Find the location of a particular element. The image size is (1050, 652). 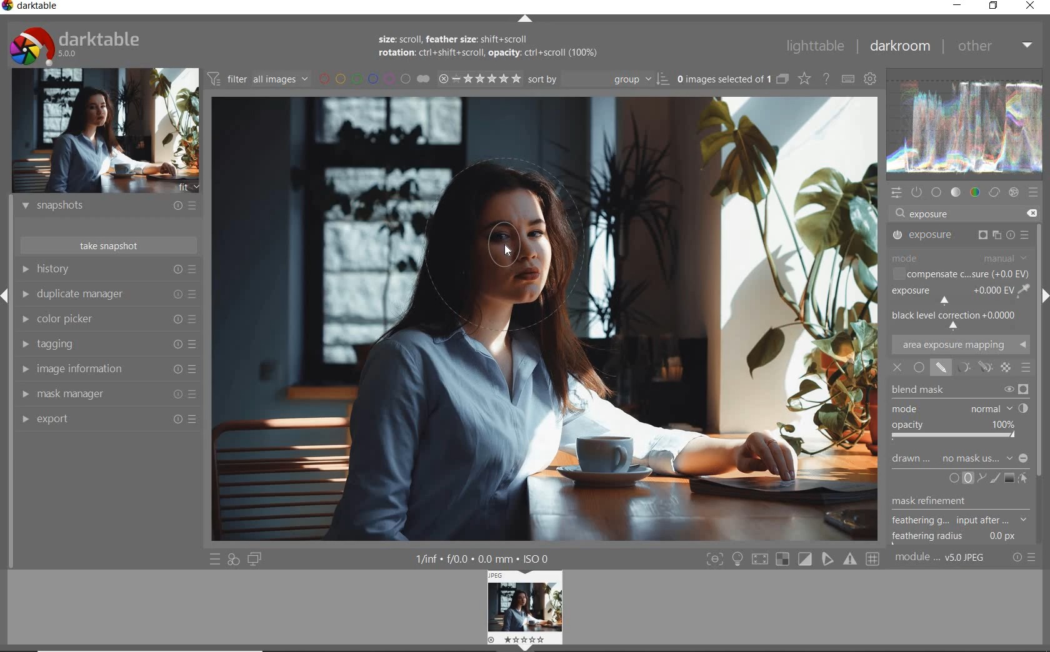

correct is located at coordinates (993, 192).